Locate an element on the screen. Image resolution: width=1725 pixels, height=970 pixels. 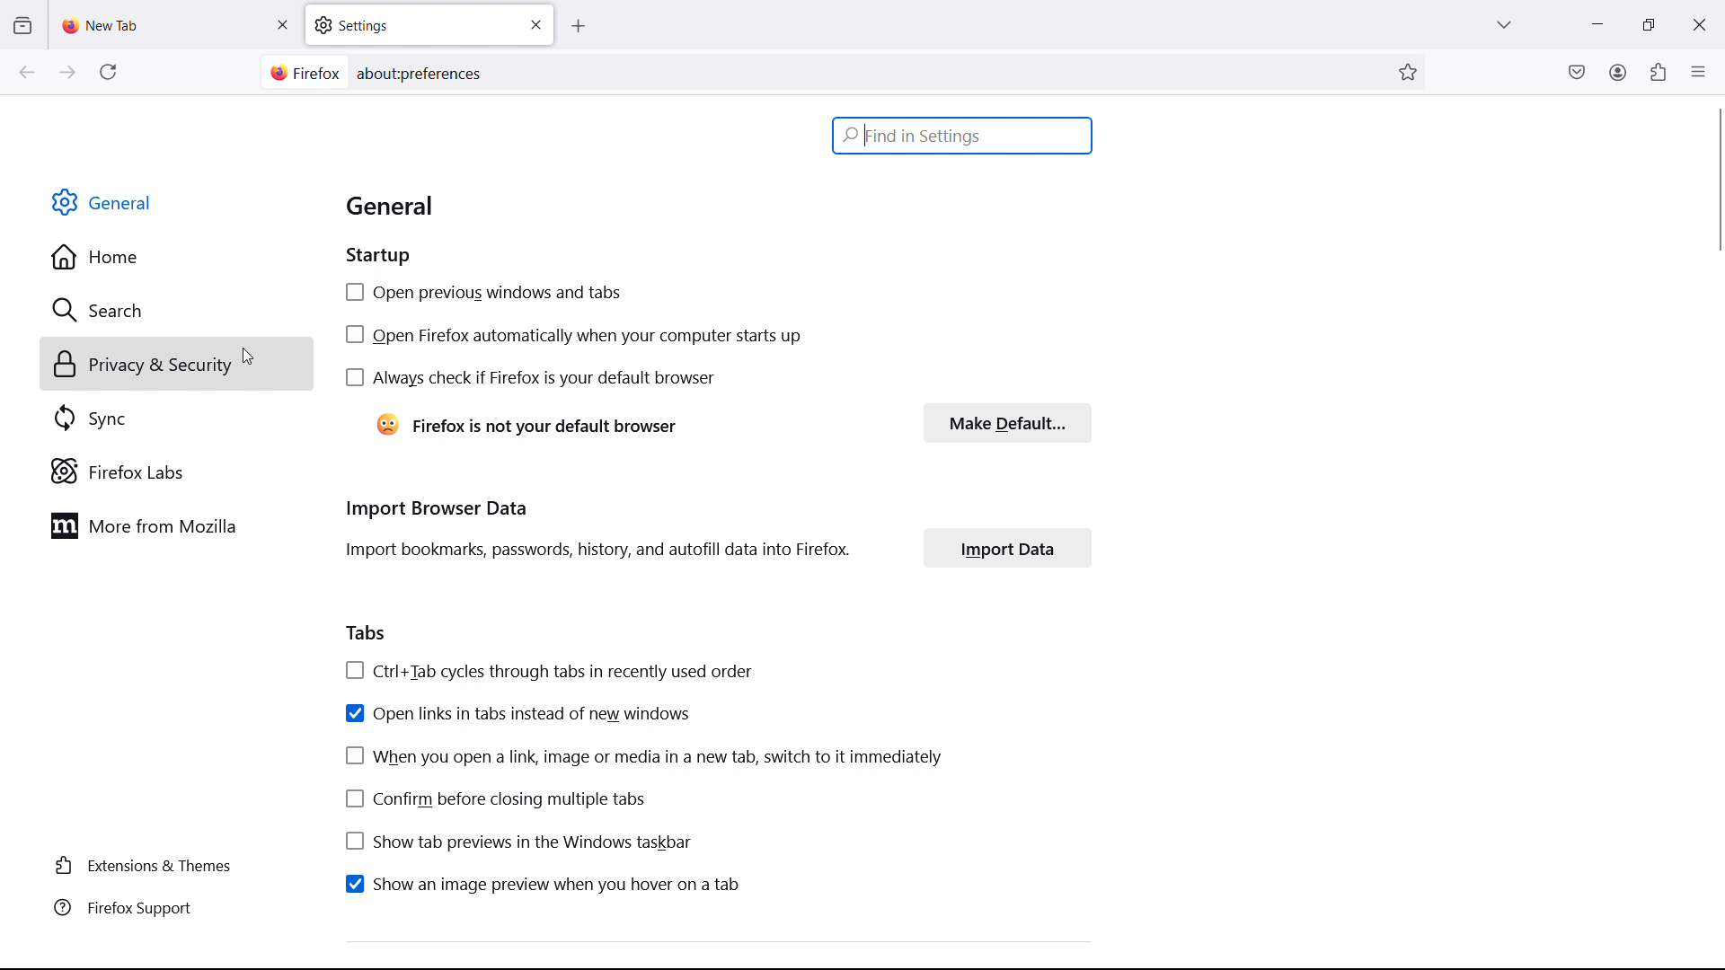
show an image preview when you hover on a tab checkbox is located at coordinates (547, 885).